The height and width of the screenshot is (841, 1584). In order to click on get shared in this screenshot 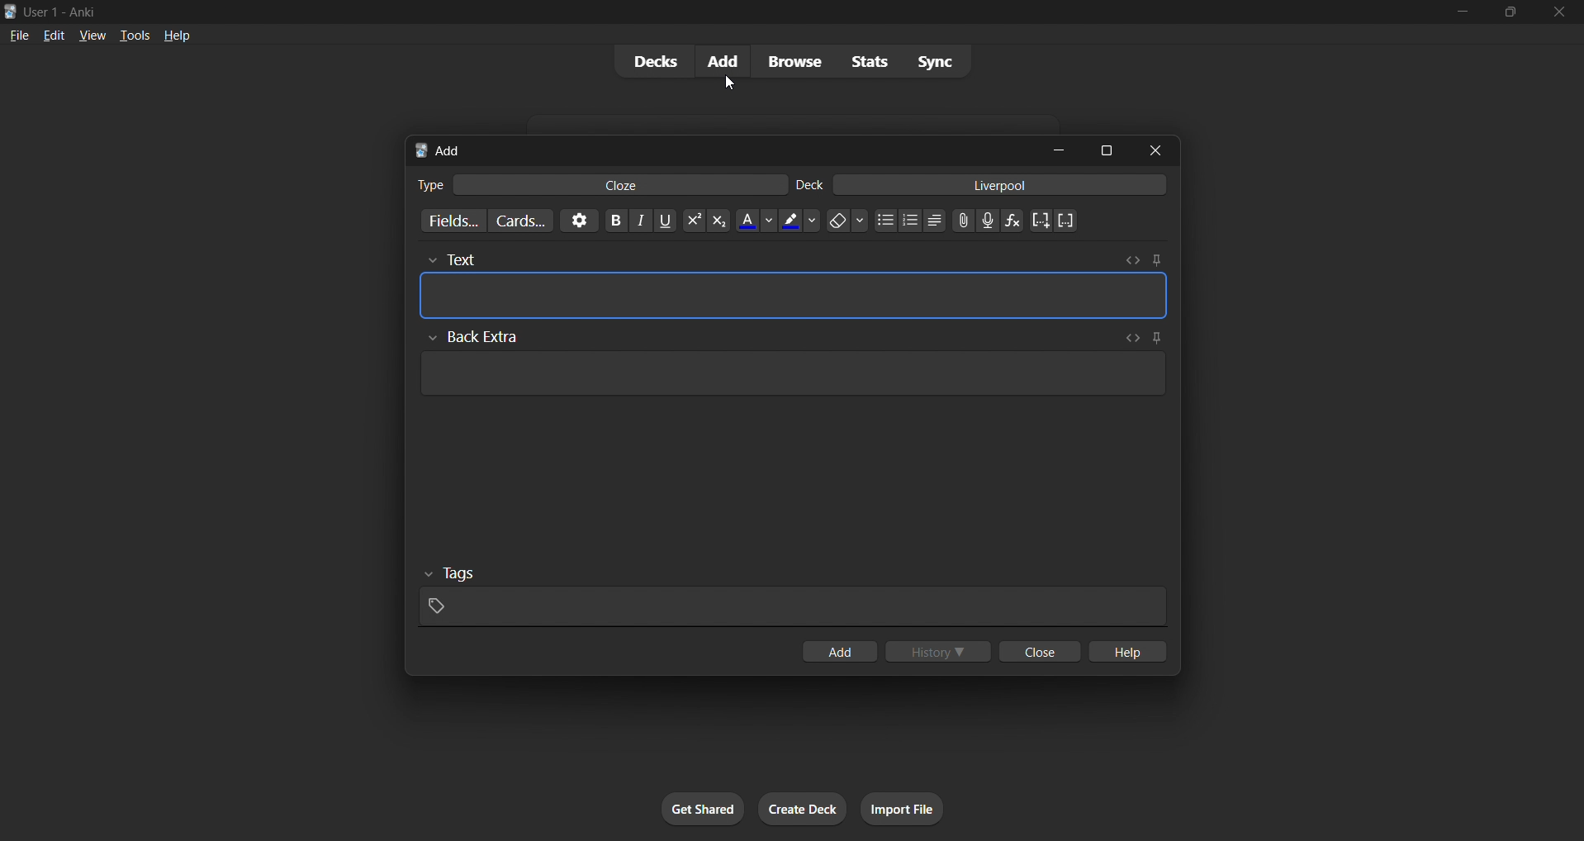, I will do `click(704, 808)`.